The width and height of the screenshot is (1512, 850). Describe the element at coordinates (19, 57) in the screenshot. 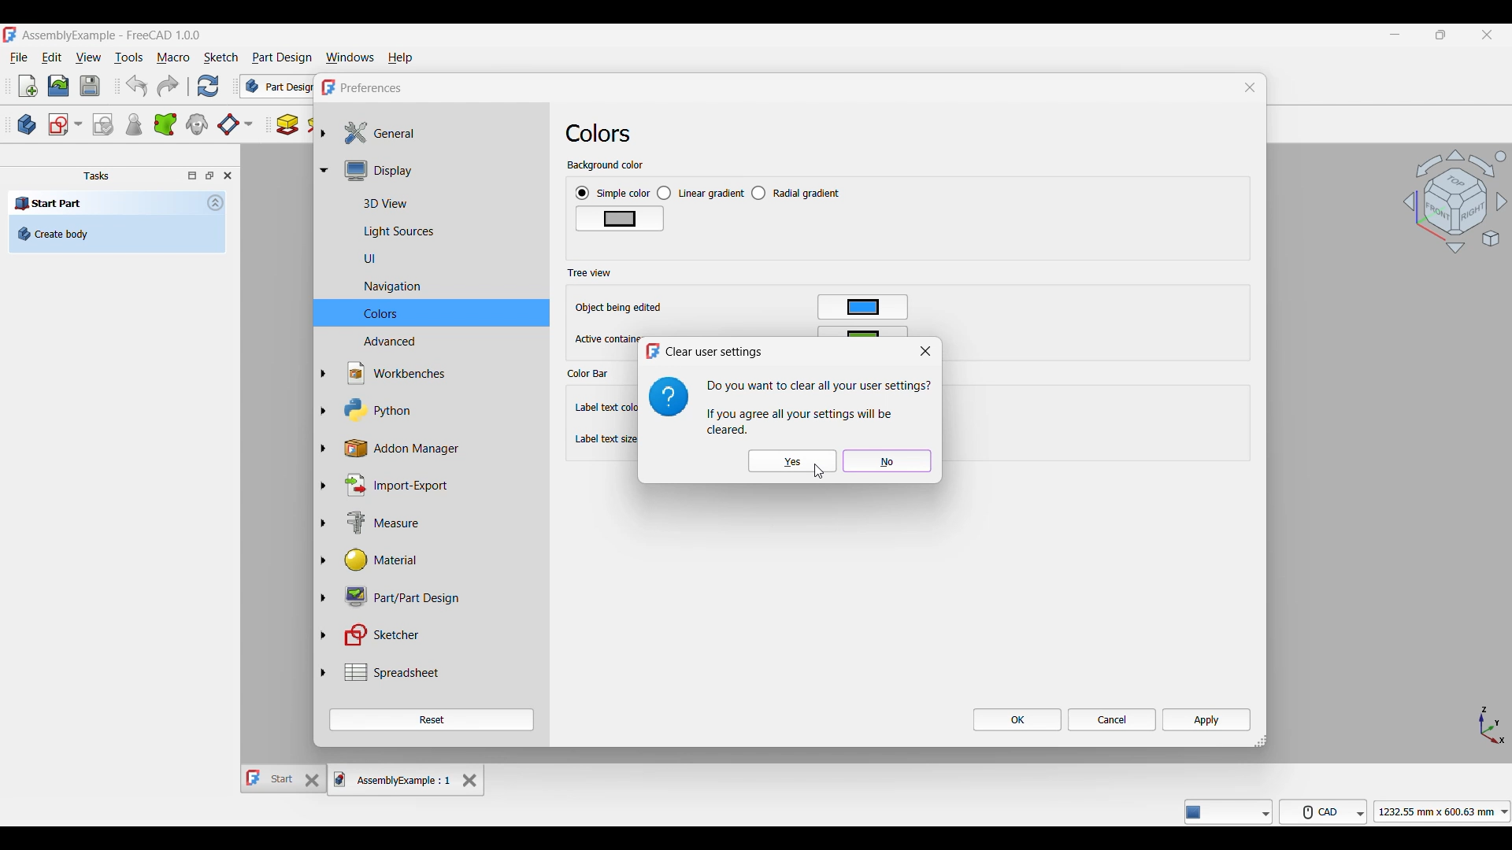

I see `File menu` at that location.